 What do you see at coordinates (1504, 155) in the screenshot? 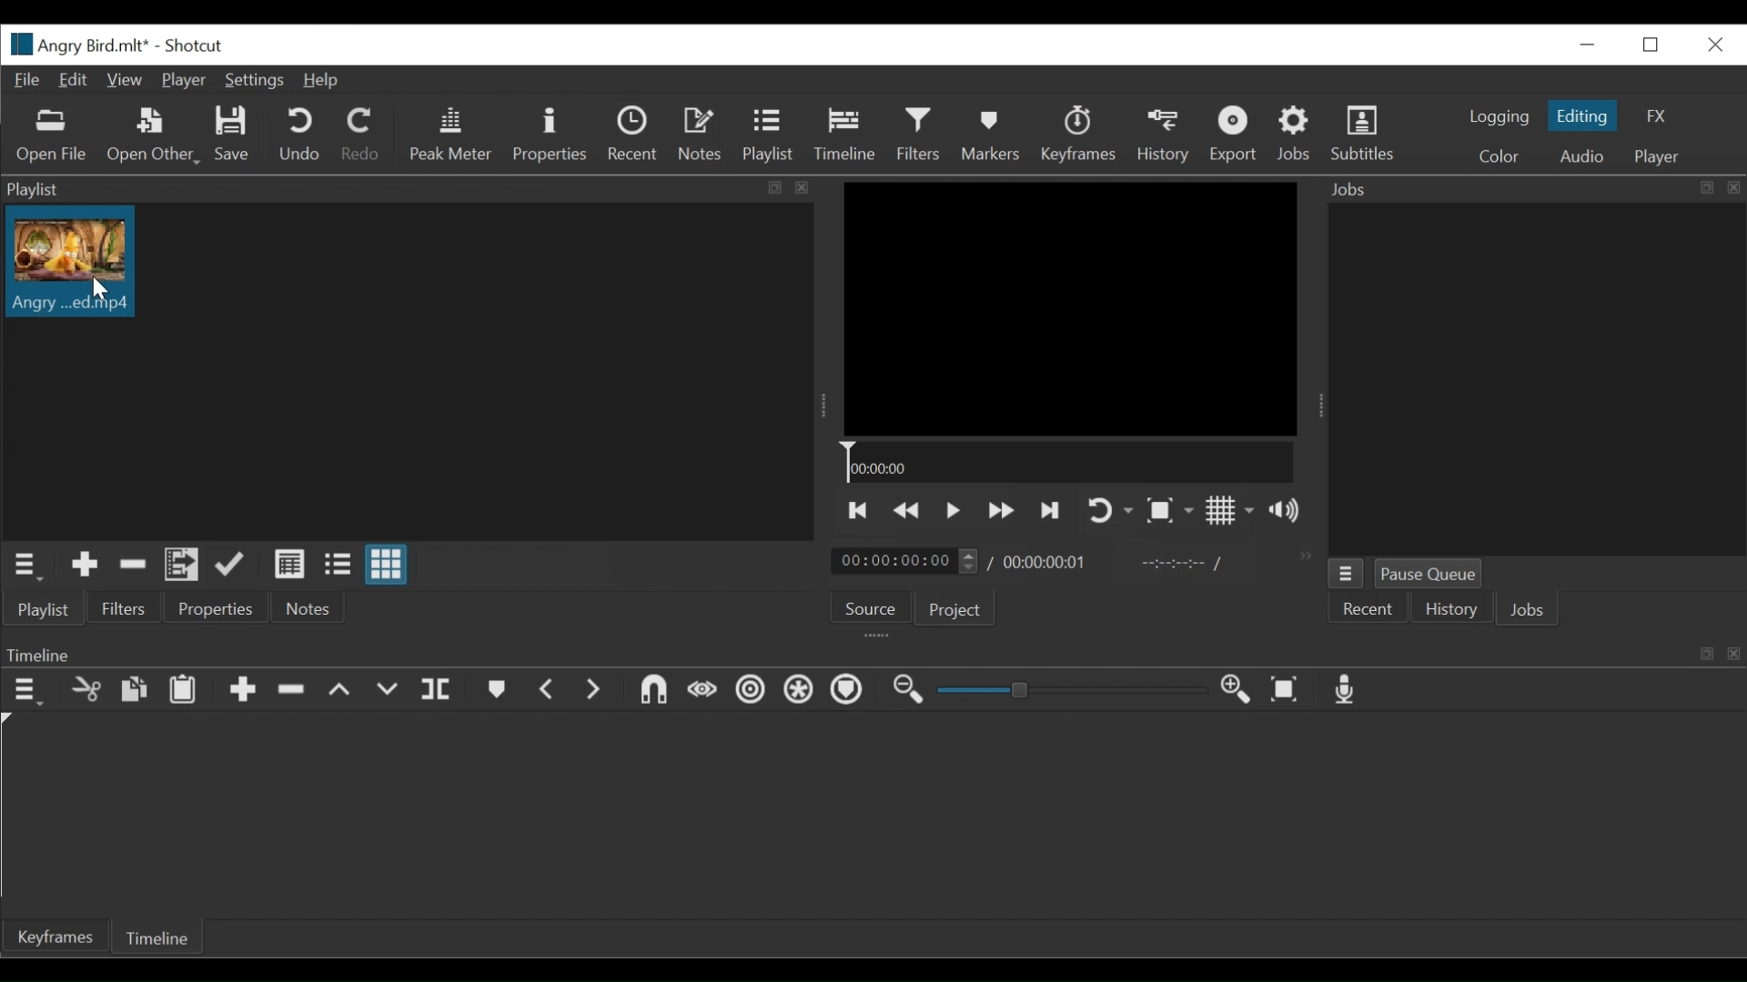
I see `Color` at bounding box center [1504, 155].